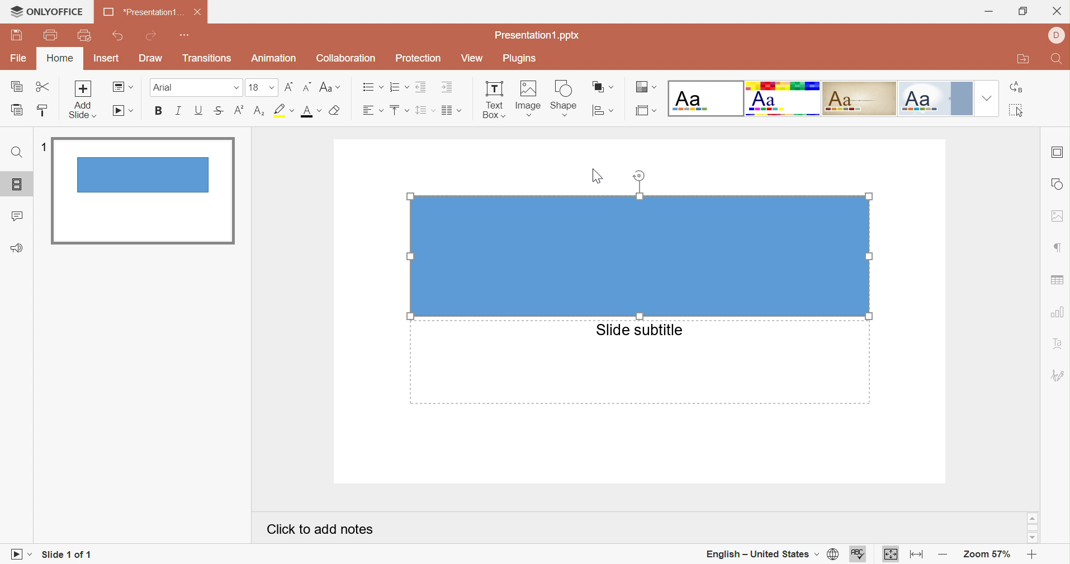  I want to click on Animation, so click(275, 58).